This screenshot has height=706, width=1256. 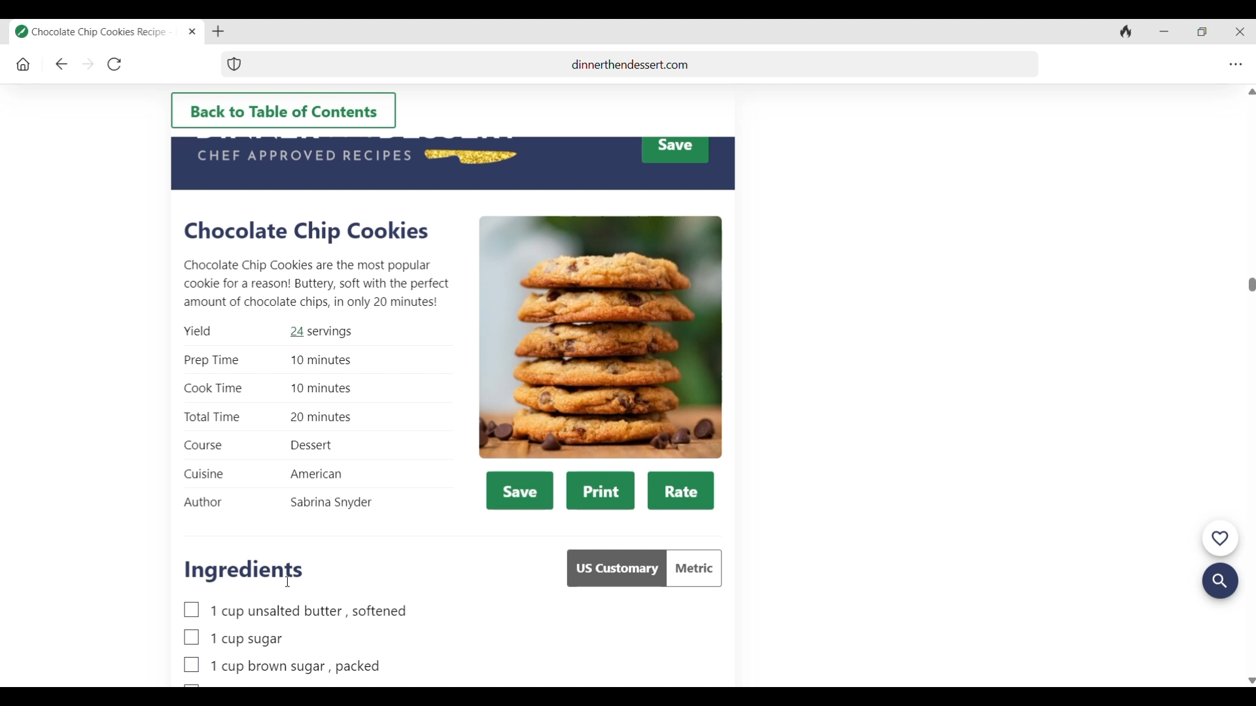 I want to click on Show interface in a smaller tab, so click(x=1200, y=33).